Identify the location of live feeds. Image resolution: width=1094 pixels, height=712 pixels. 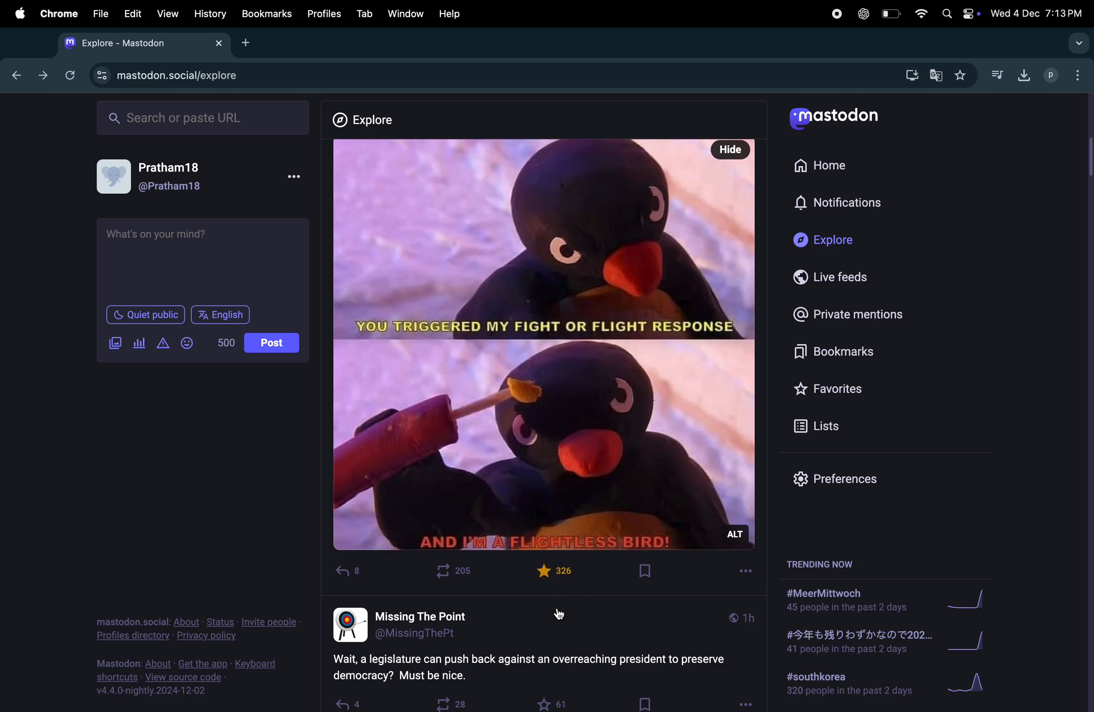
(838, 277).